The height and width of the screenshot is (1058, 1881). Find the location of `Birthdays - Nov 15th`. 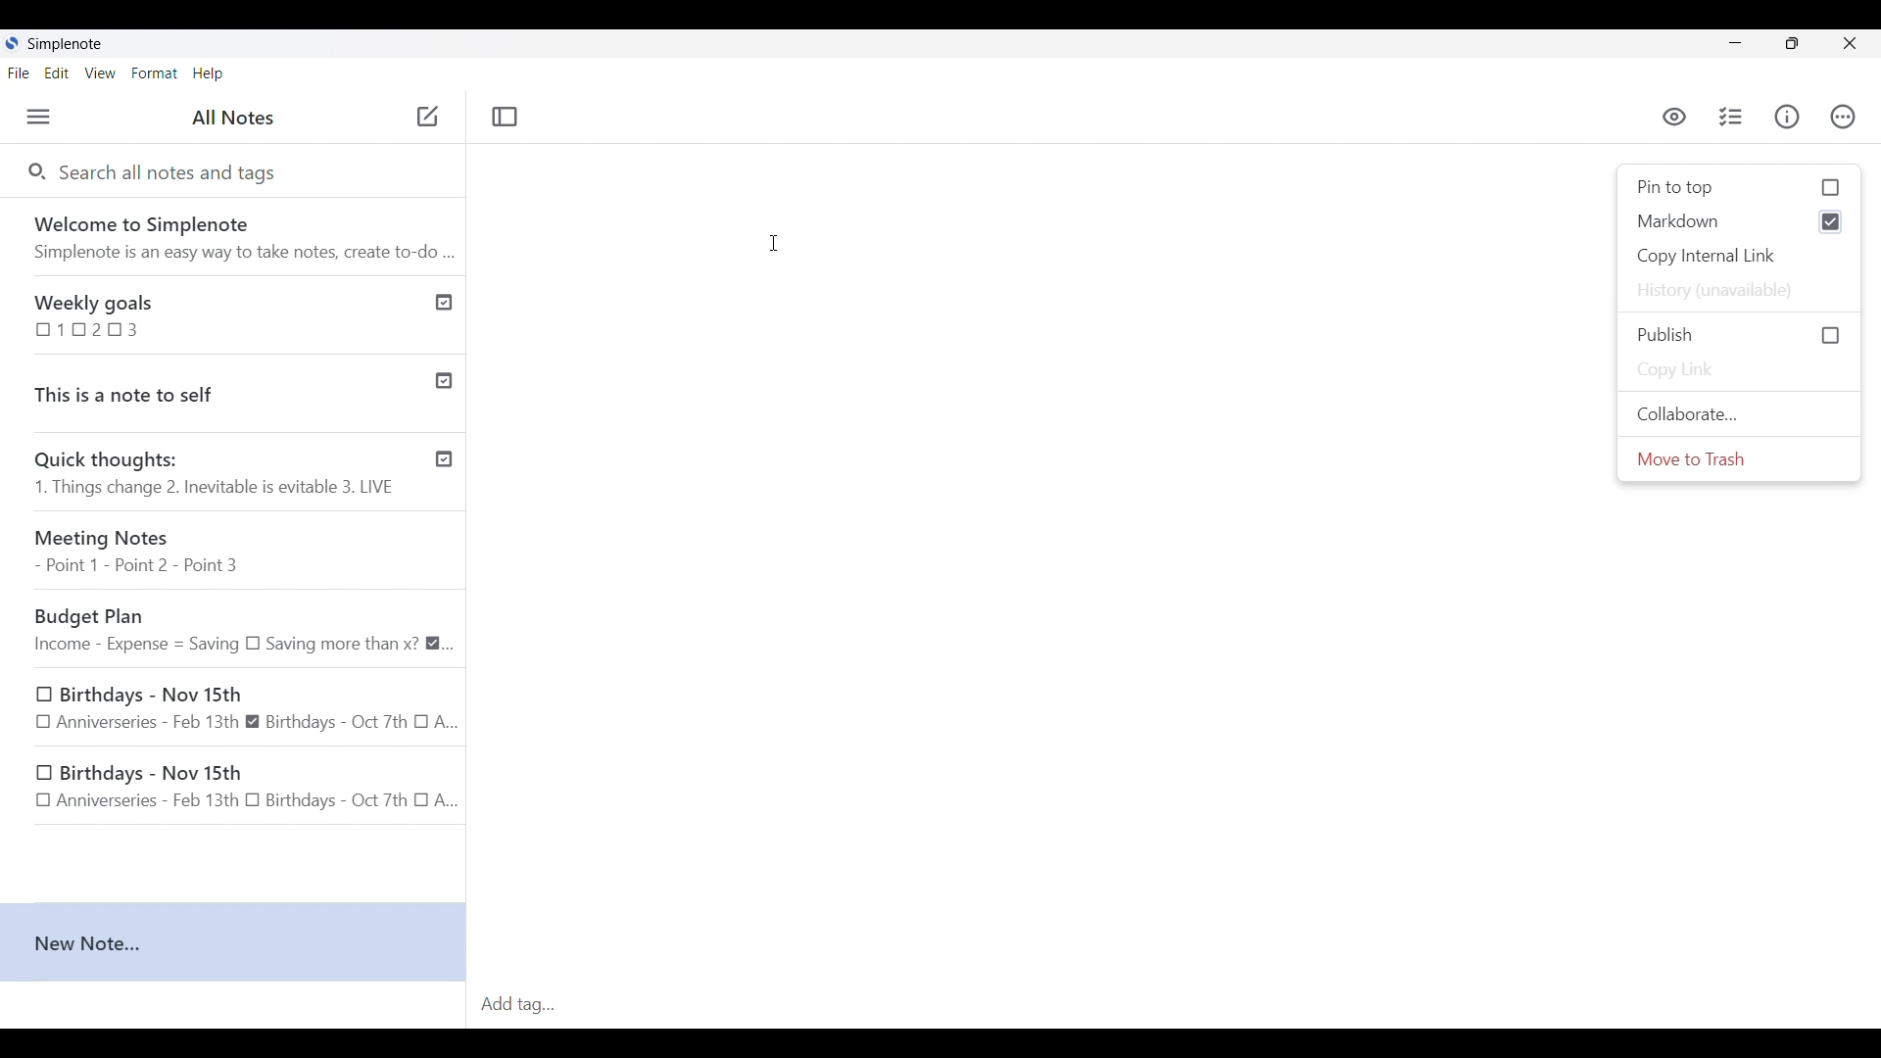

Birthdays - Nov 15th is located at coordinates (238, 788).